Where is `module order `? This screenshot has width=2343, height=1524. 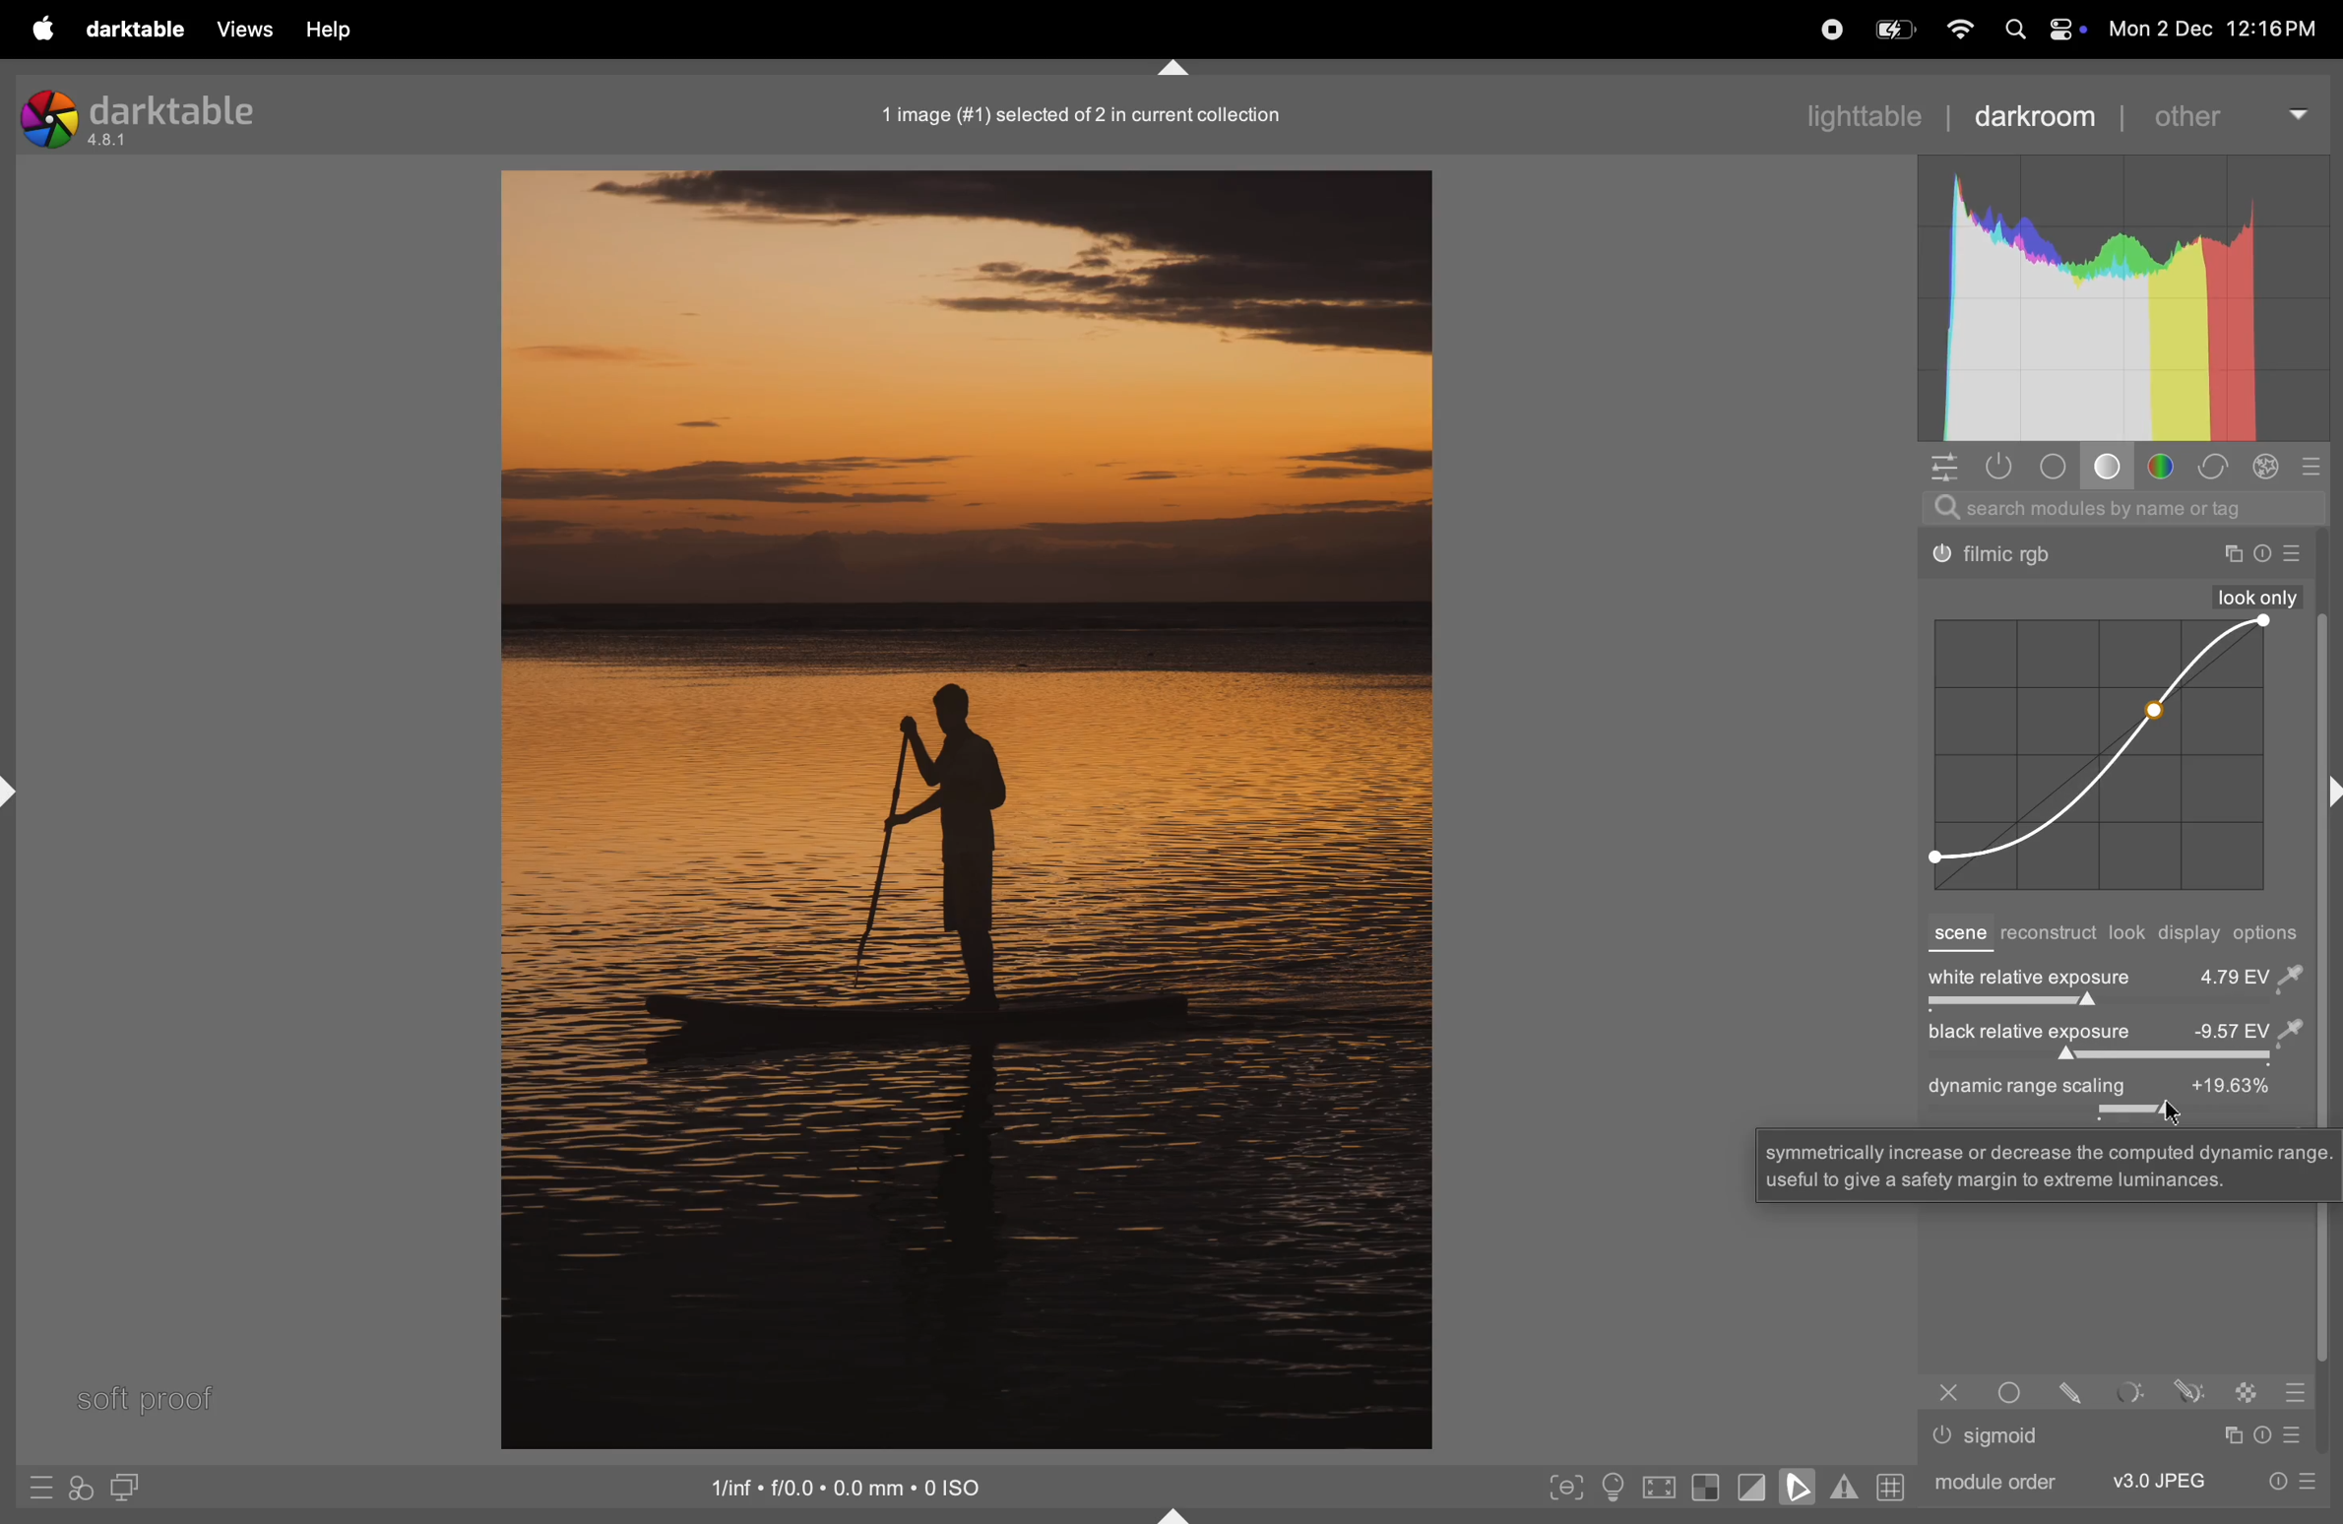
module order  is located at coordinates (1991, 1480).